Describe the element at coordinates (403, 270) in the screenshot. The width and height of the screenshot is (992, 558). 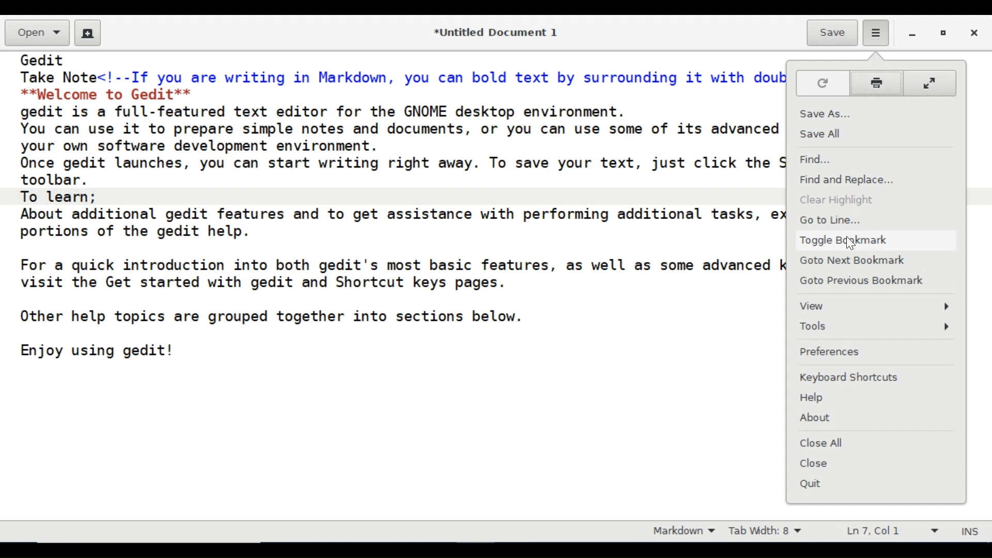
I see `For a quick introduction into both gedit's most basic features, as well as some advanced keyboard shortcuts,
visit the Get started with gedit and Shortcut keys pages.` at that location.